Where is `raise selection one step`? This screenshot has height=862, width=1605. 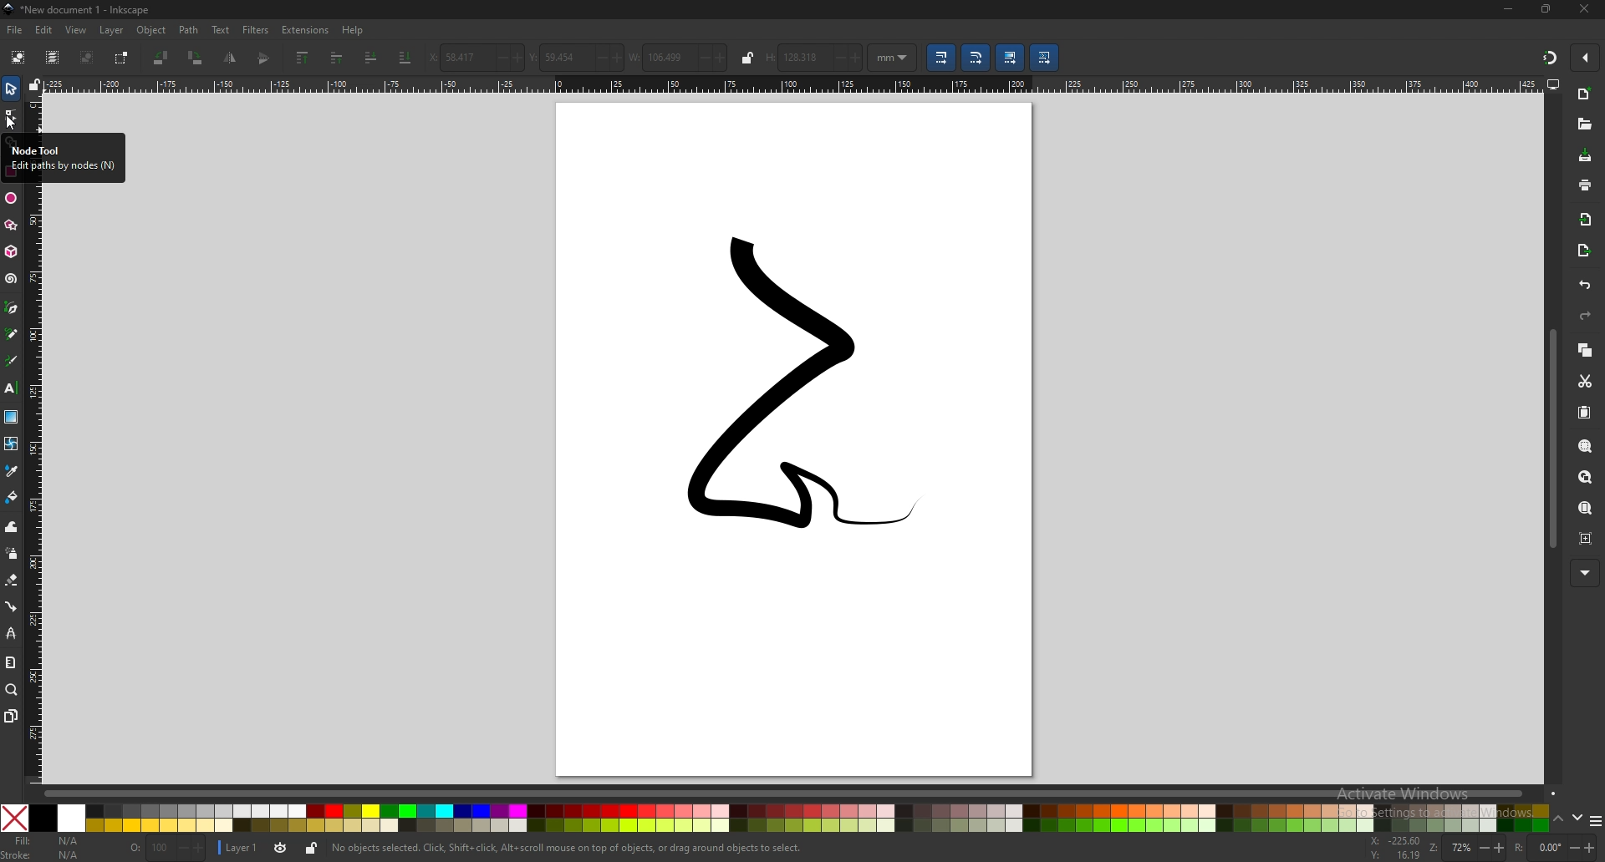 raise selection one step is located at coordinates (336, 58).